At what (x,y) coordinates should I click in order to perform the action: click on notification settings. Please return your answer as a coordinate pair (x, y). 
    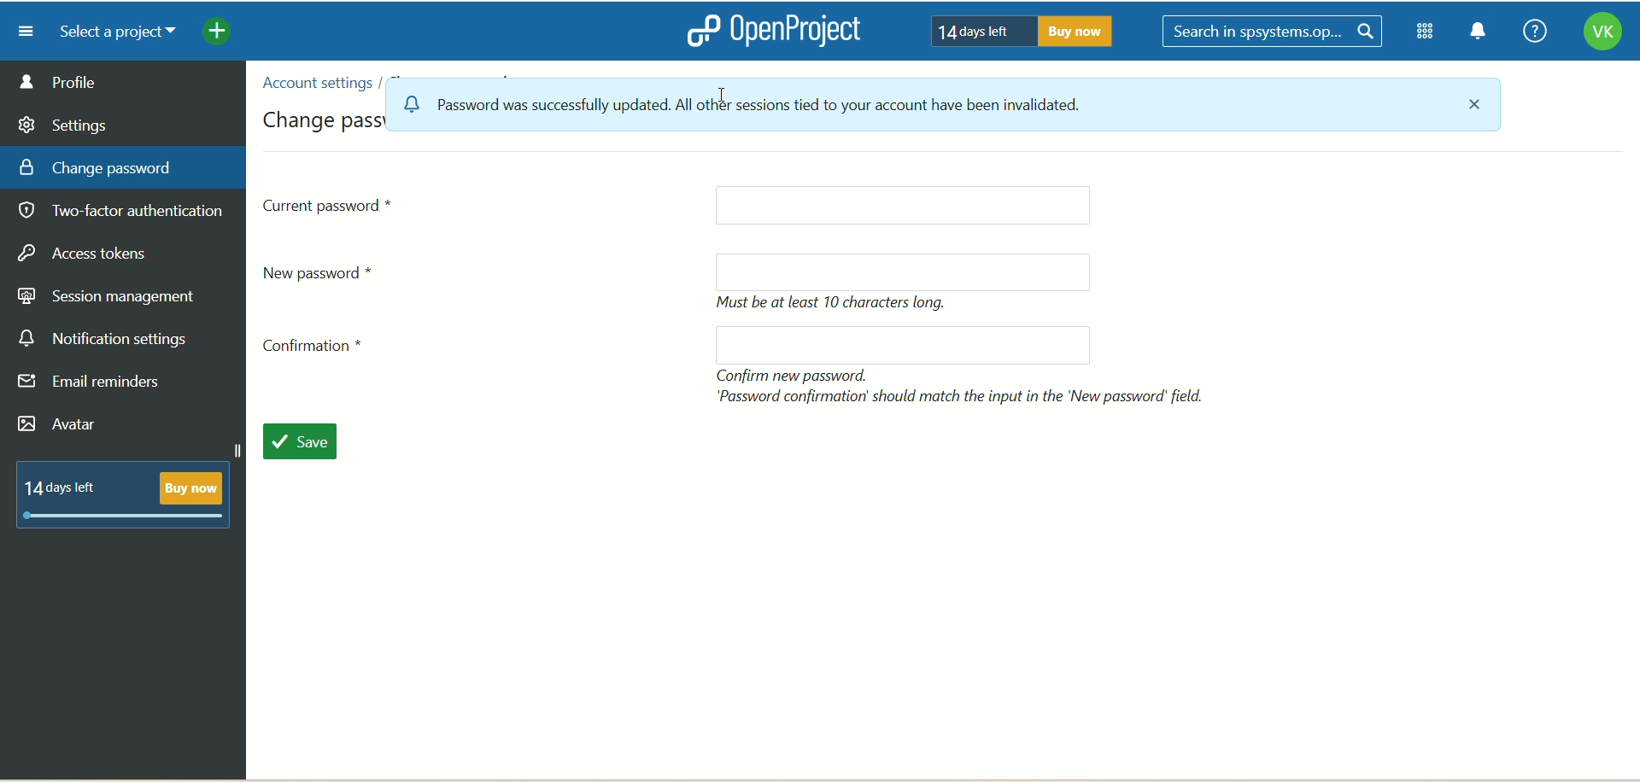
    Looking at the image, I should click on (103, 339).